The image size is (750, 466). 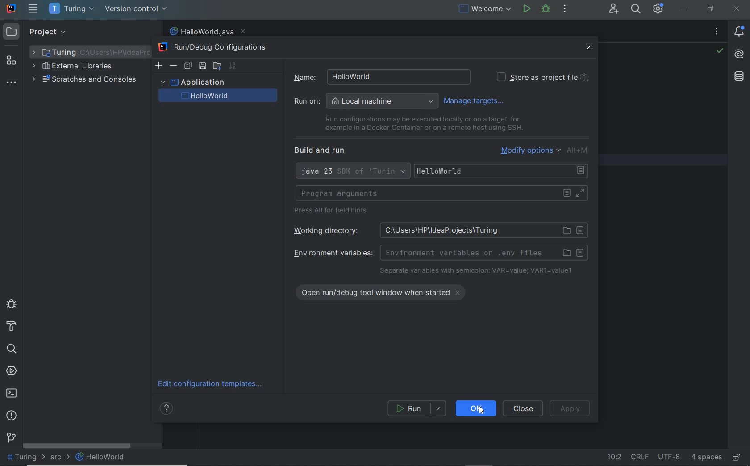 I want to click on Project folder, so click(x=87, y=52).